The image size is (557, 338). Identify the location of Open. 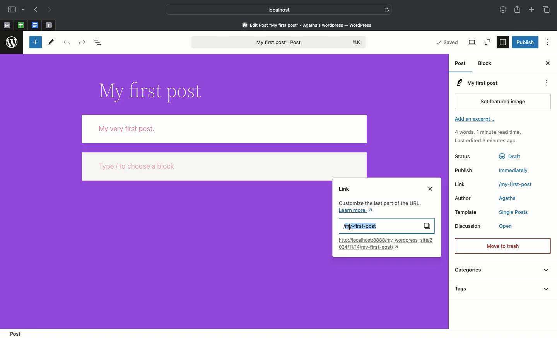
(508, 226).